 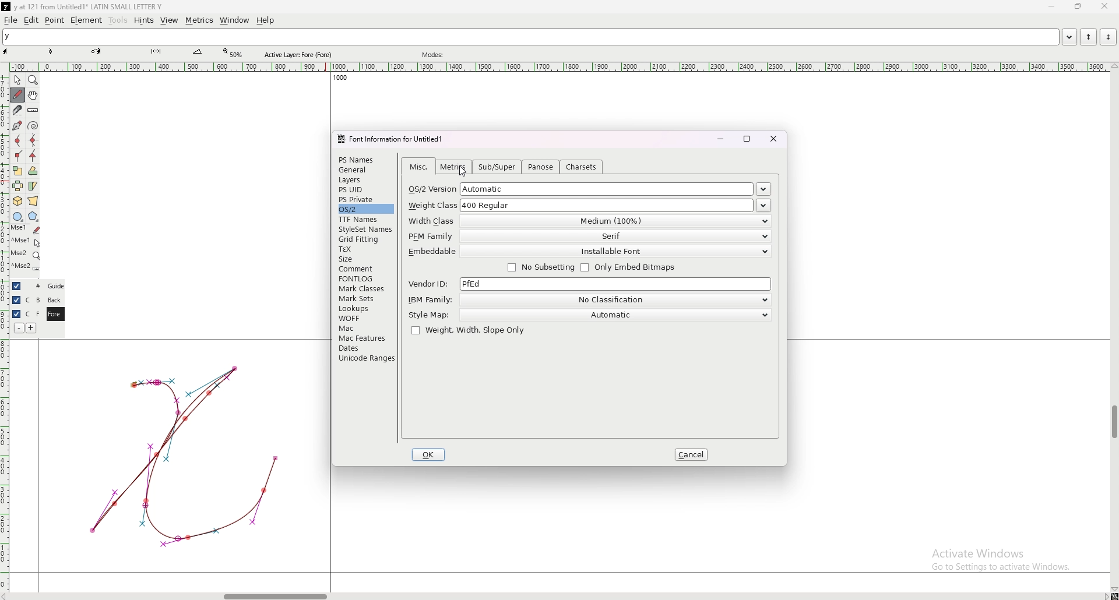 I want to click on edit, so click(x=31, y=20).